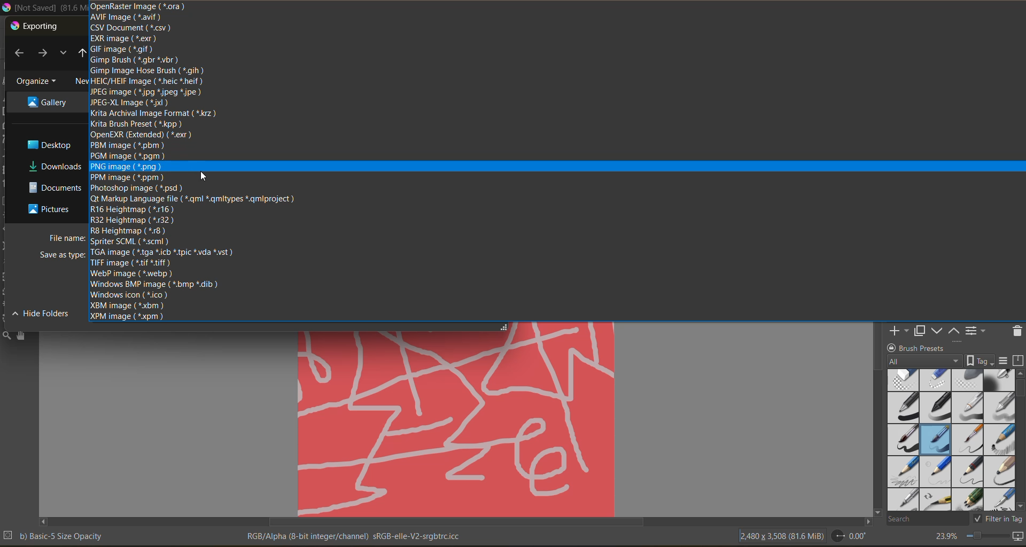  I want to click on recent locations, so click(63, 53).